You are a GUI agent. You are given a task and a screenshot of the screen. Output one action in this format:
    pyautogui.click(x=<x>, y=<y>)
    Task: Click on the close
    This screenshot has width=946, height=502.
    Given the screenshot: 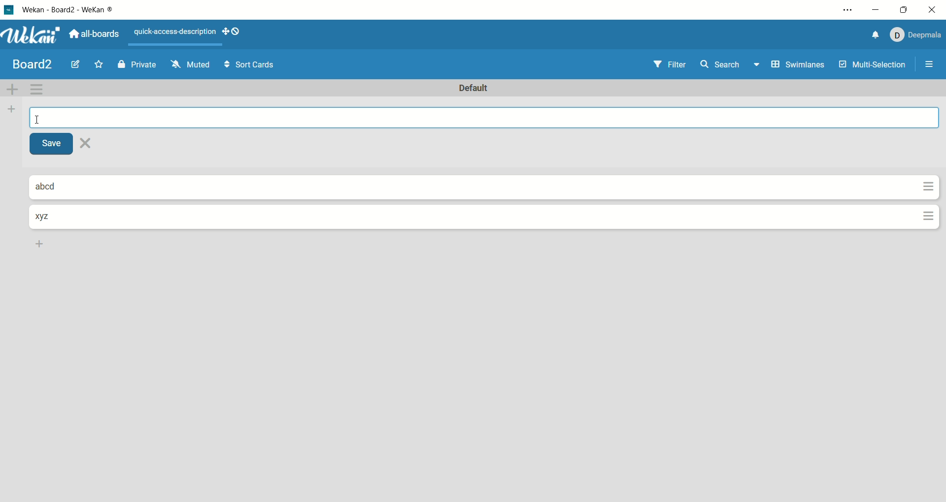 What is the action you would take?
    pyautogui.click(x=934, y=10)
    